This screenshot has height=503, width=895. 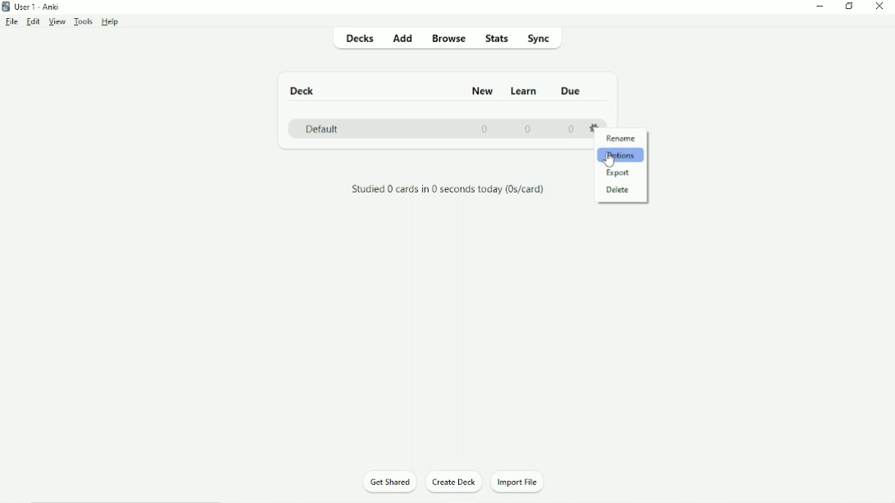 What do you see at coordinates (57, 22) in the screenshot?
I see `View` at bounding box center [57, 22].